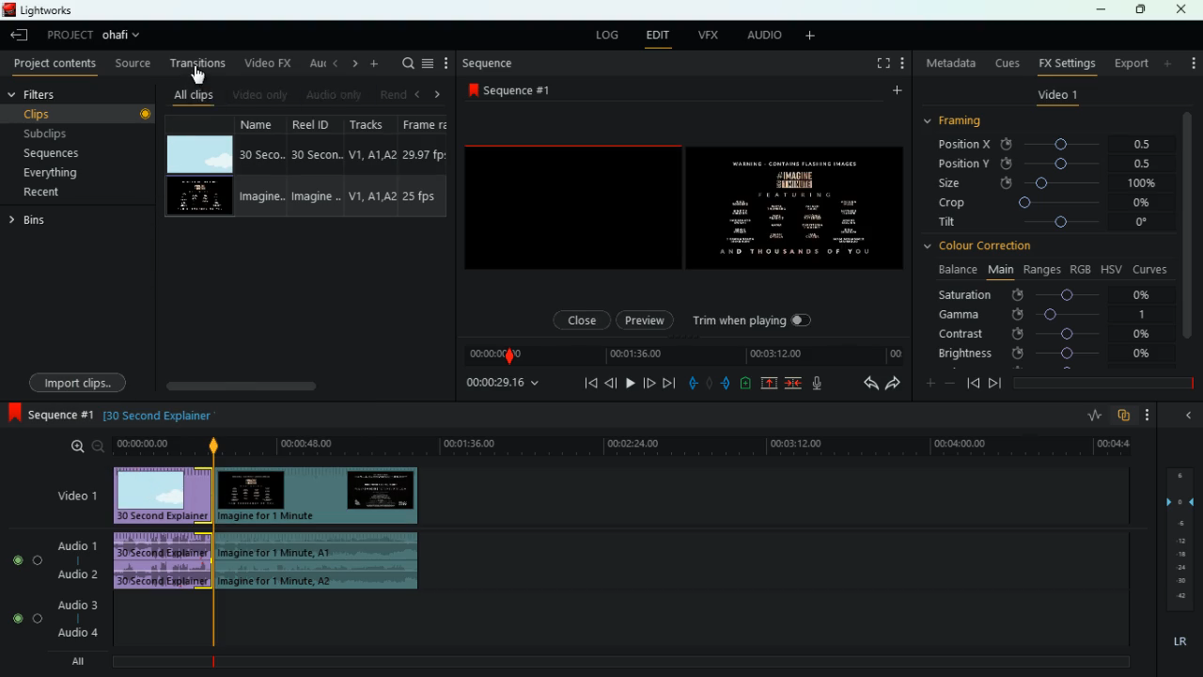  Describe the element at coordinates (1169, 63) in the screenshot. I see `more` at that location.